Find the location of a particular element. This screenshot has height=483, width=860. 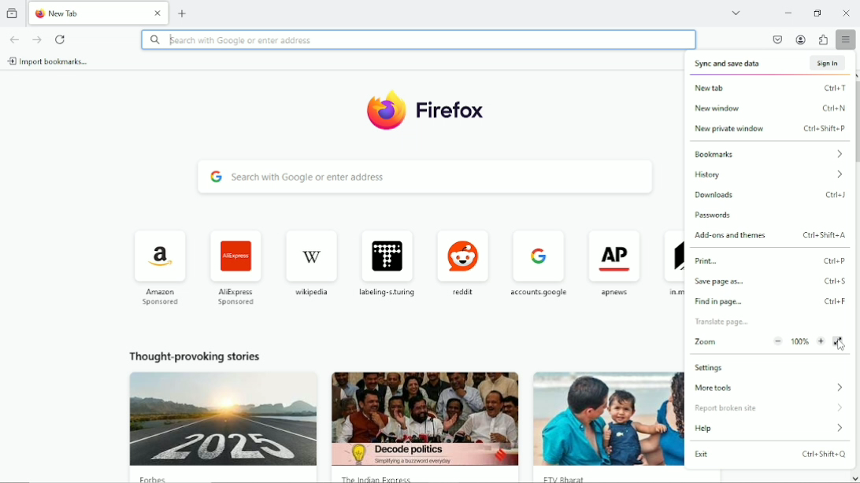

view recent browsing is located at coordinates (13, 13).